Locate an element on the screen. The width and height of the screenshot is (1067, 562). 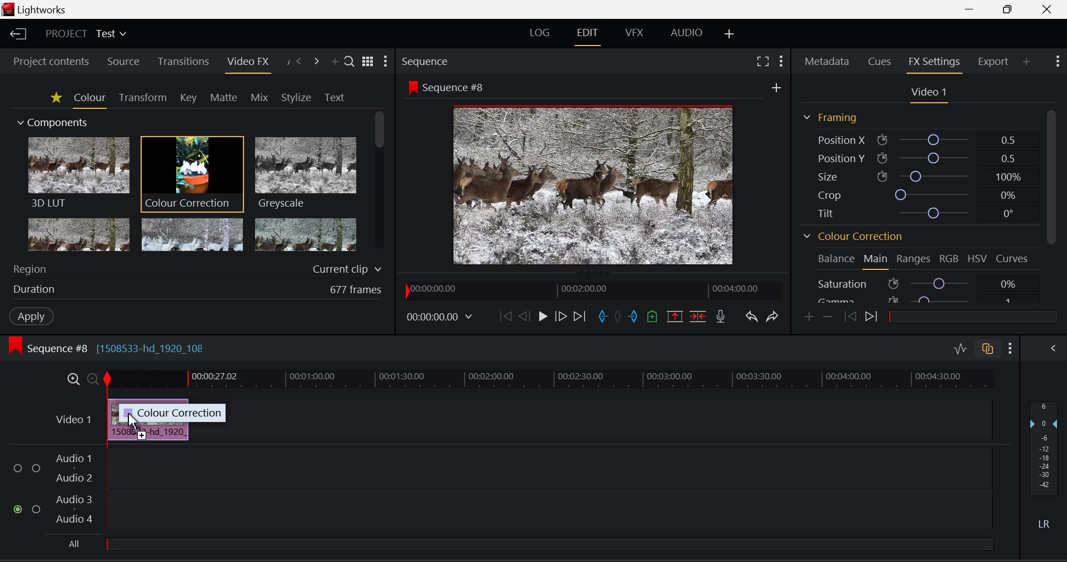
Next Panel is located at coordinates (316, 61).